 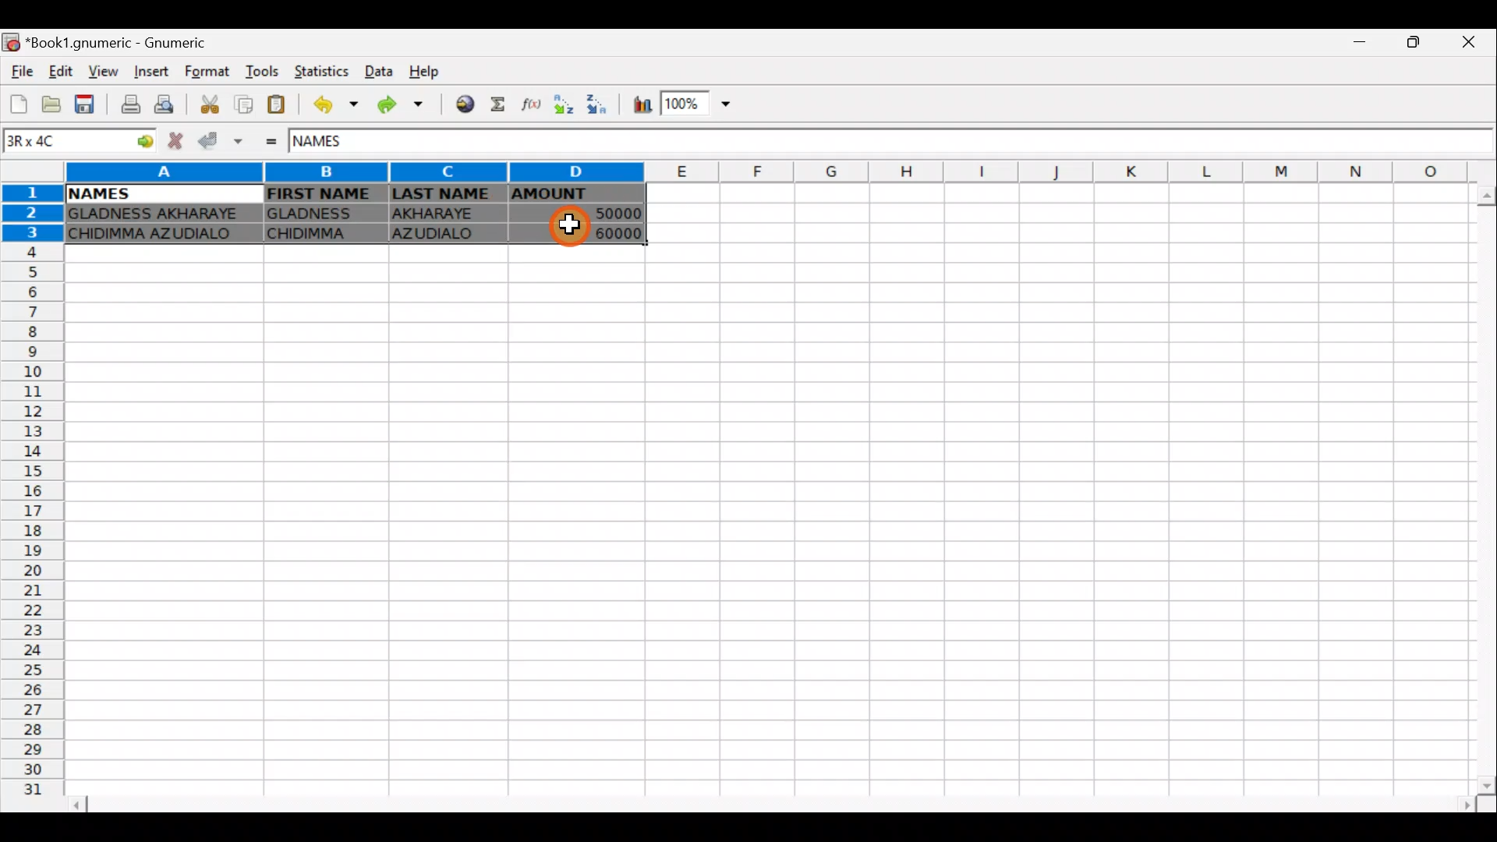 What do you see at coordinates (58, 143) in the screenshot?
I see `Cell name 3Rx4C` at bounding box center [58, 143].